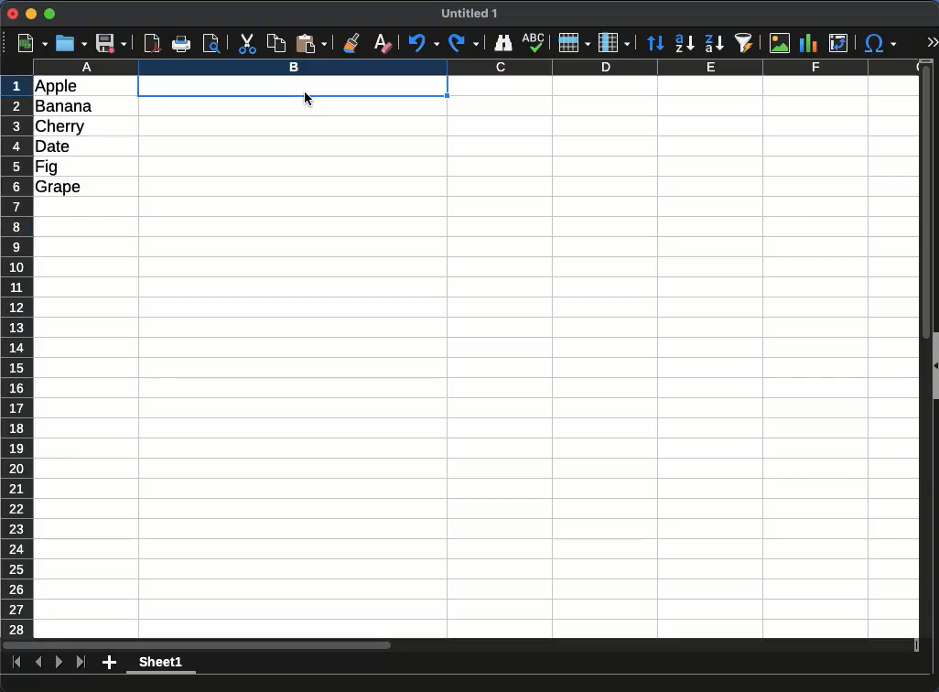 Image resolution: width=939 pixels, height=692 pixels. What do you see at coordinates (212, 44) in the screenshot?
I see `print preview` at bounding box center [212, 44].